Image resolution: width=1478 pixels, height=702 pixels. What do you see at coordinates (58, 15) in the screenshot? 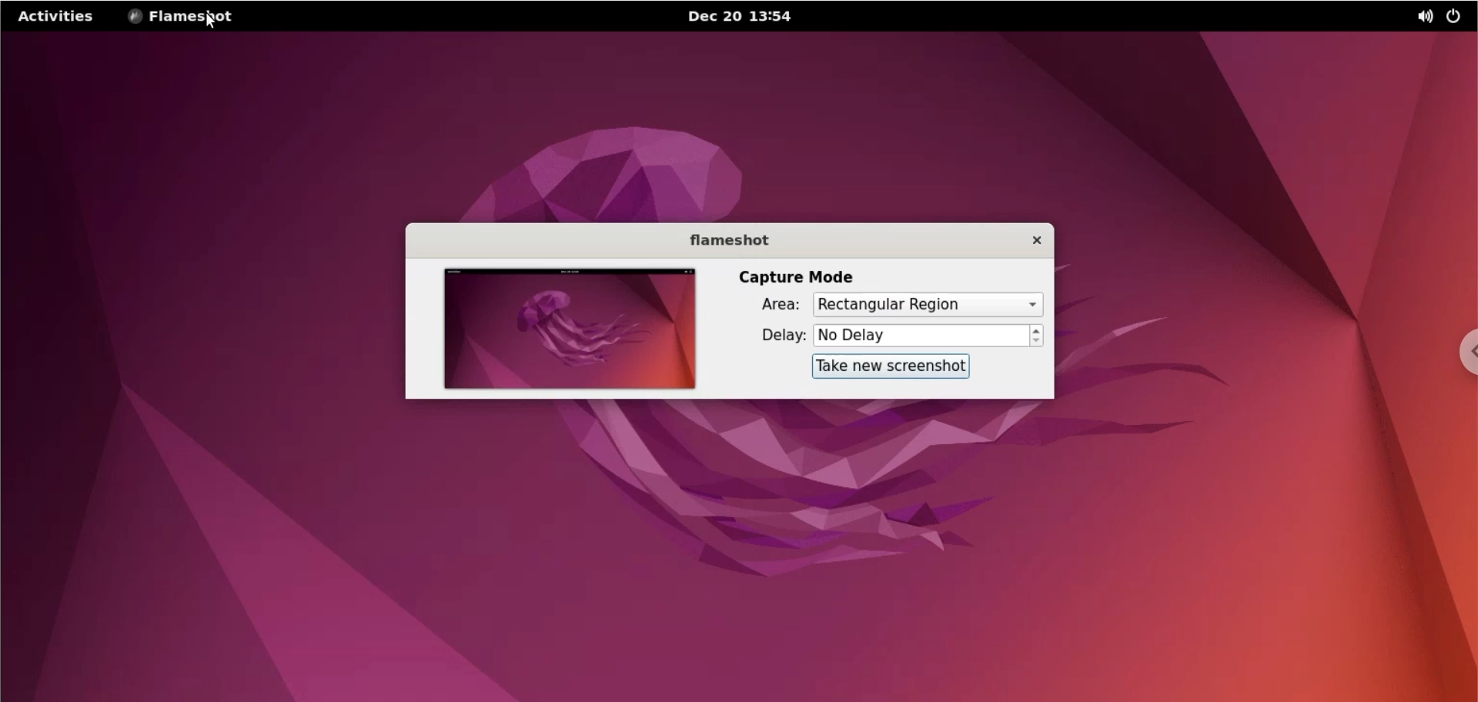
I see `activities` at bounding box center [58, 15].